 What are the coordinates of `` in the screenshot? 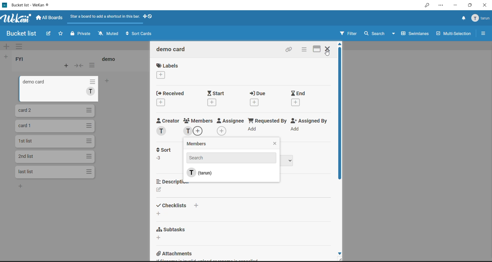 It's located at (260, 93).